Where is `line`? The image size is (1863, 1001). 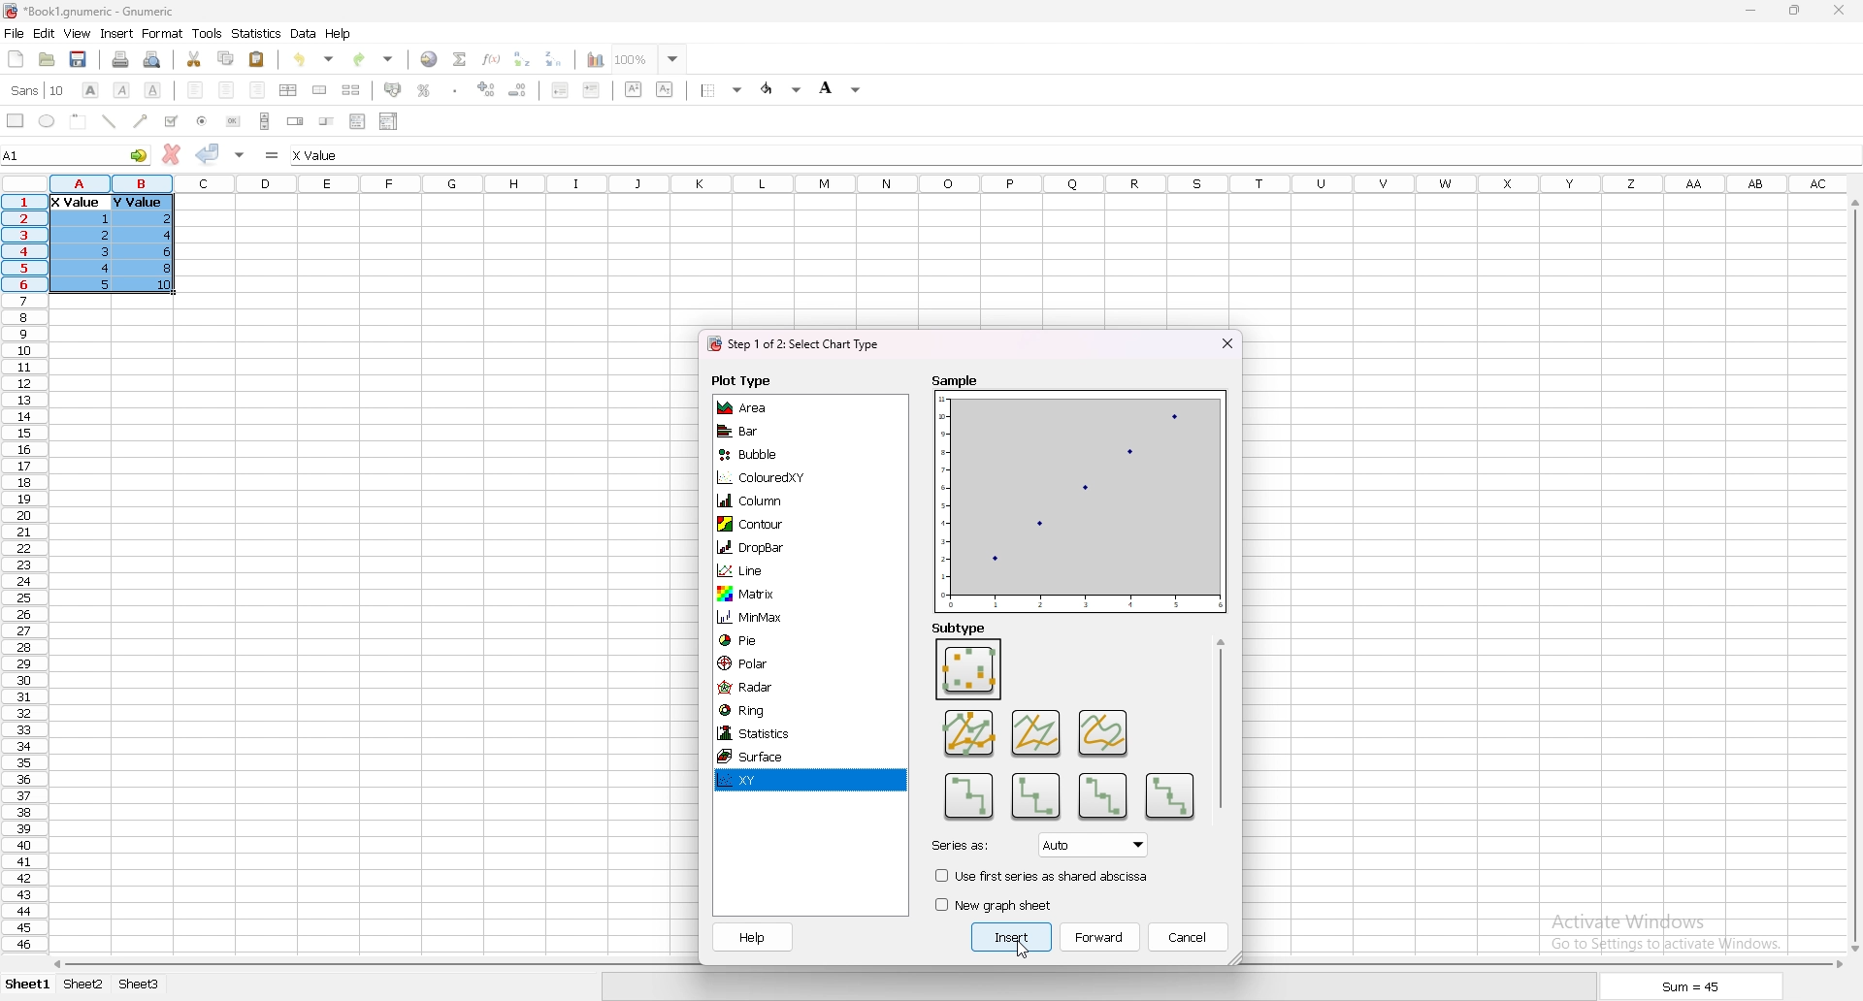 line is located at coordinates (775, 568).